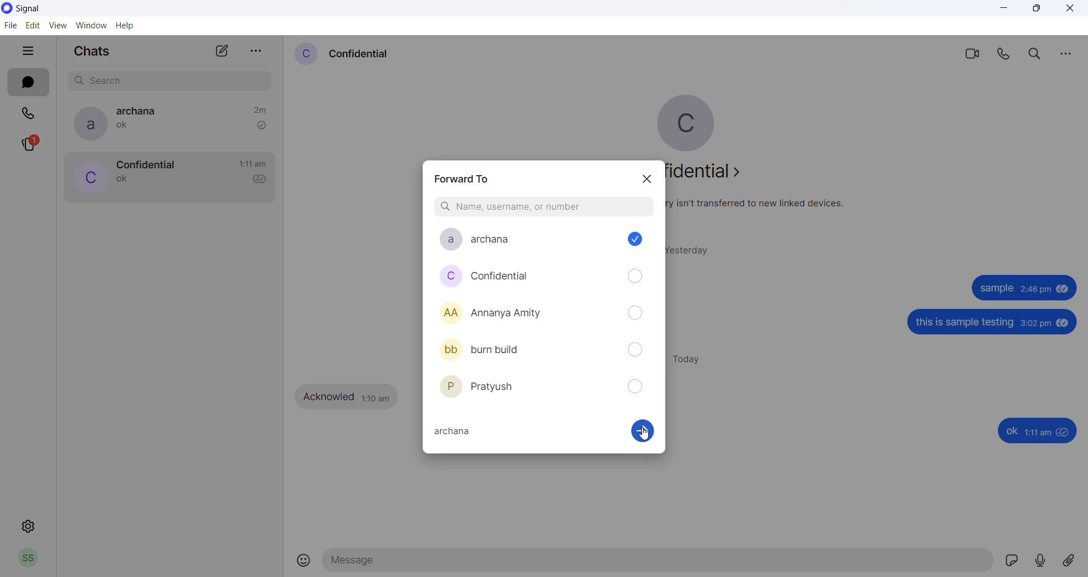 The width and height of the screenshot is (1088, 577). Describe the element at coordinates (33, 25) in the screenshot. I see `edit` at that location.